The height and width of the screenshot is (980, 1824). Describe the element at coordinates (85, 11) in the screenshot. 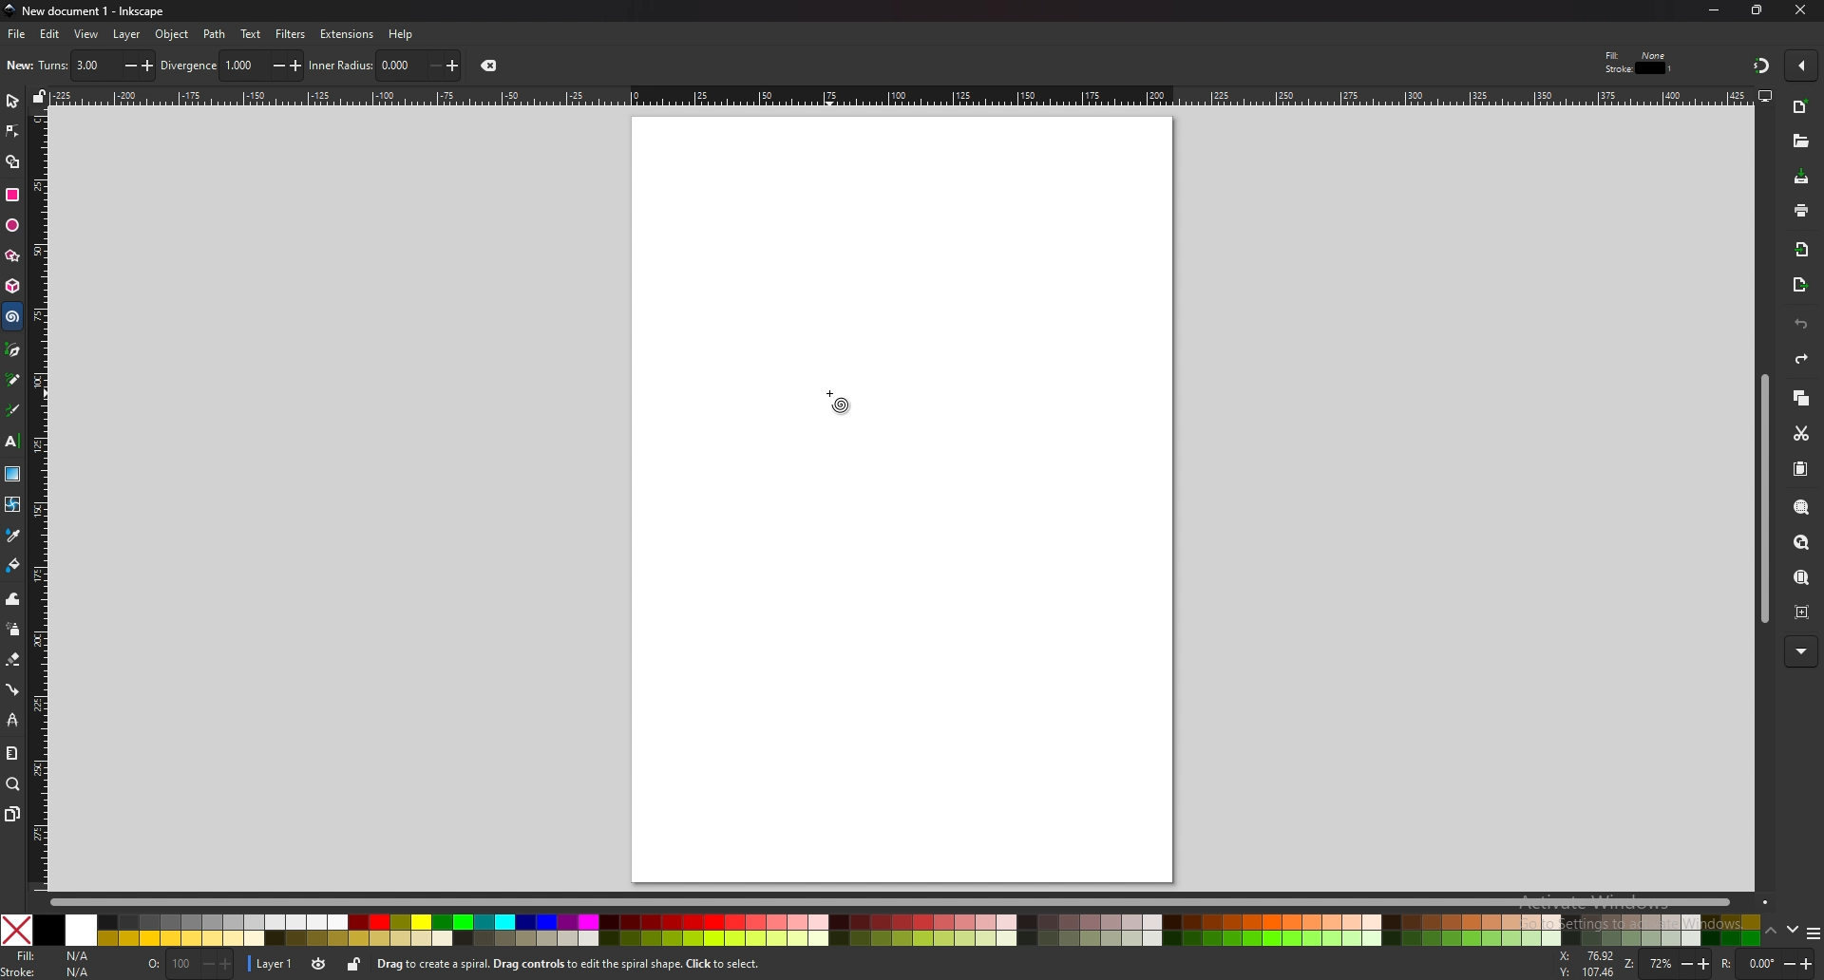

I see `New document 1 - Inkscape` at that location.